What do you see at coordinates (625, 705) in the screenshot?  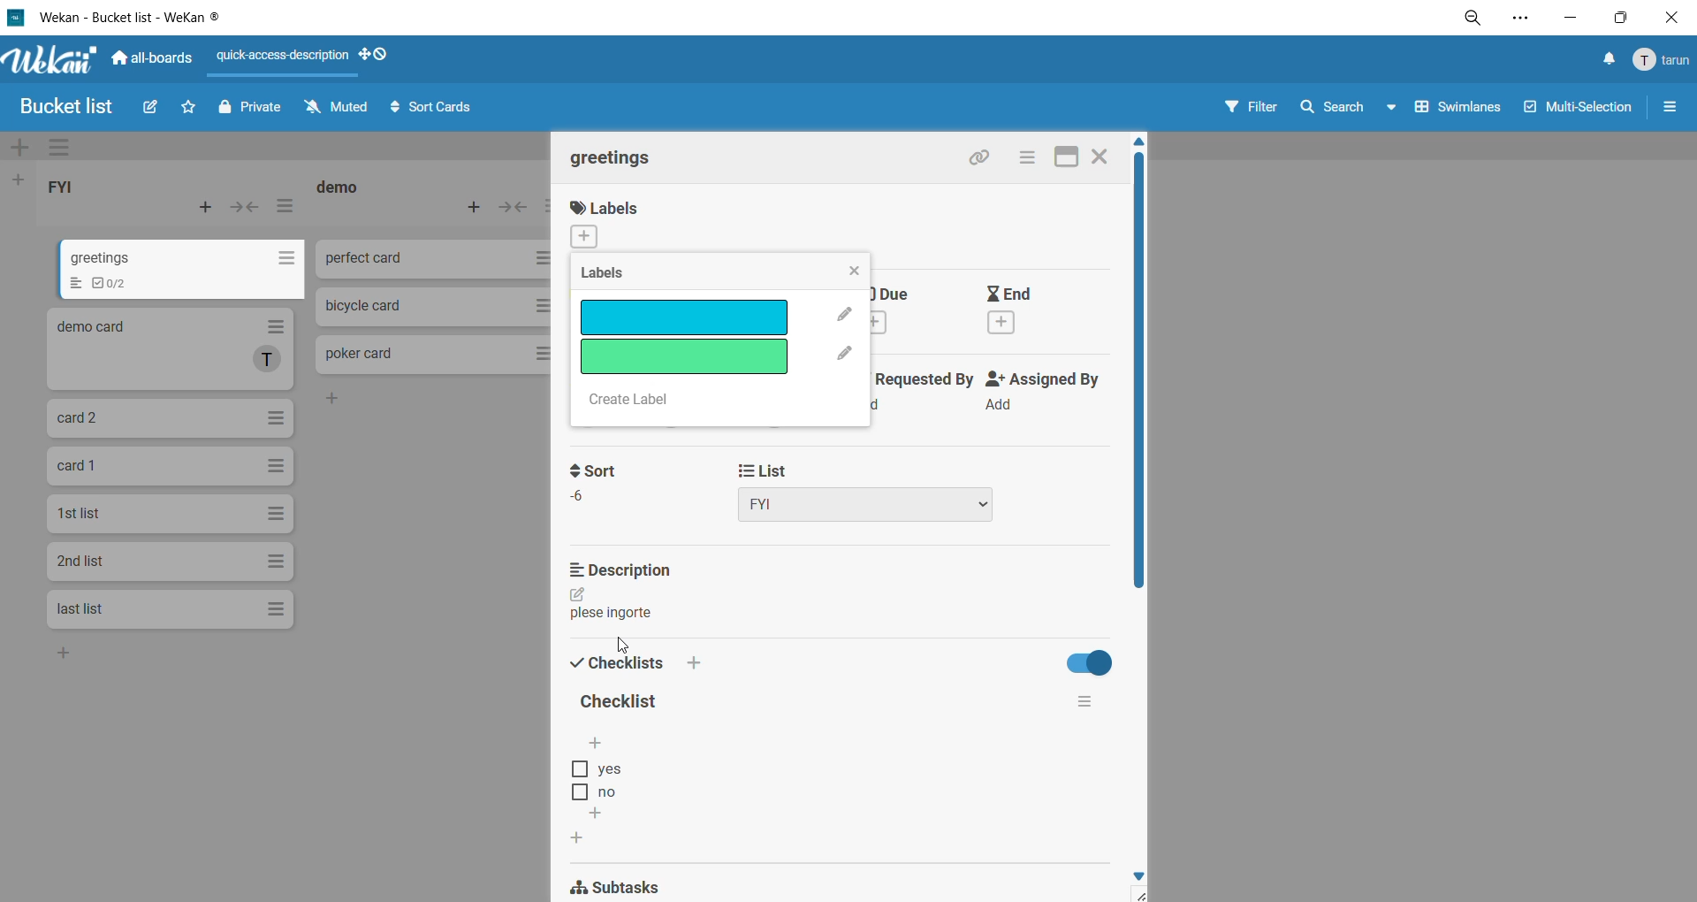 I see `checklist title` at bounding box center [625, 705].